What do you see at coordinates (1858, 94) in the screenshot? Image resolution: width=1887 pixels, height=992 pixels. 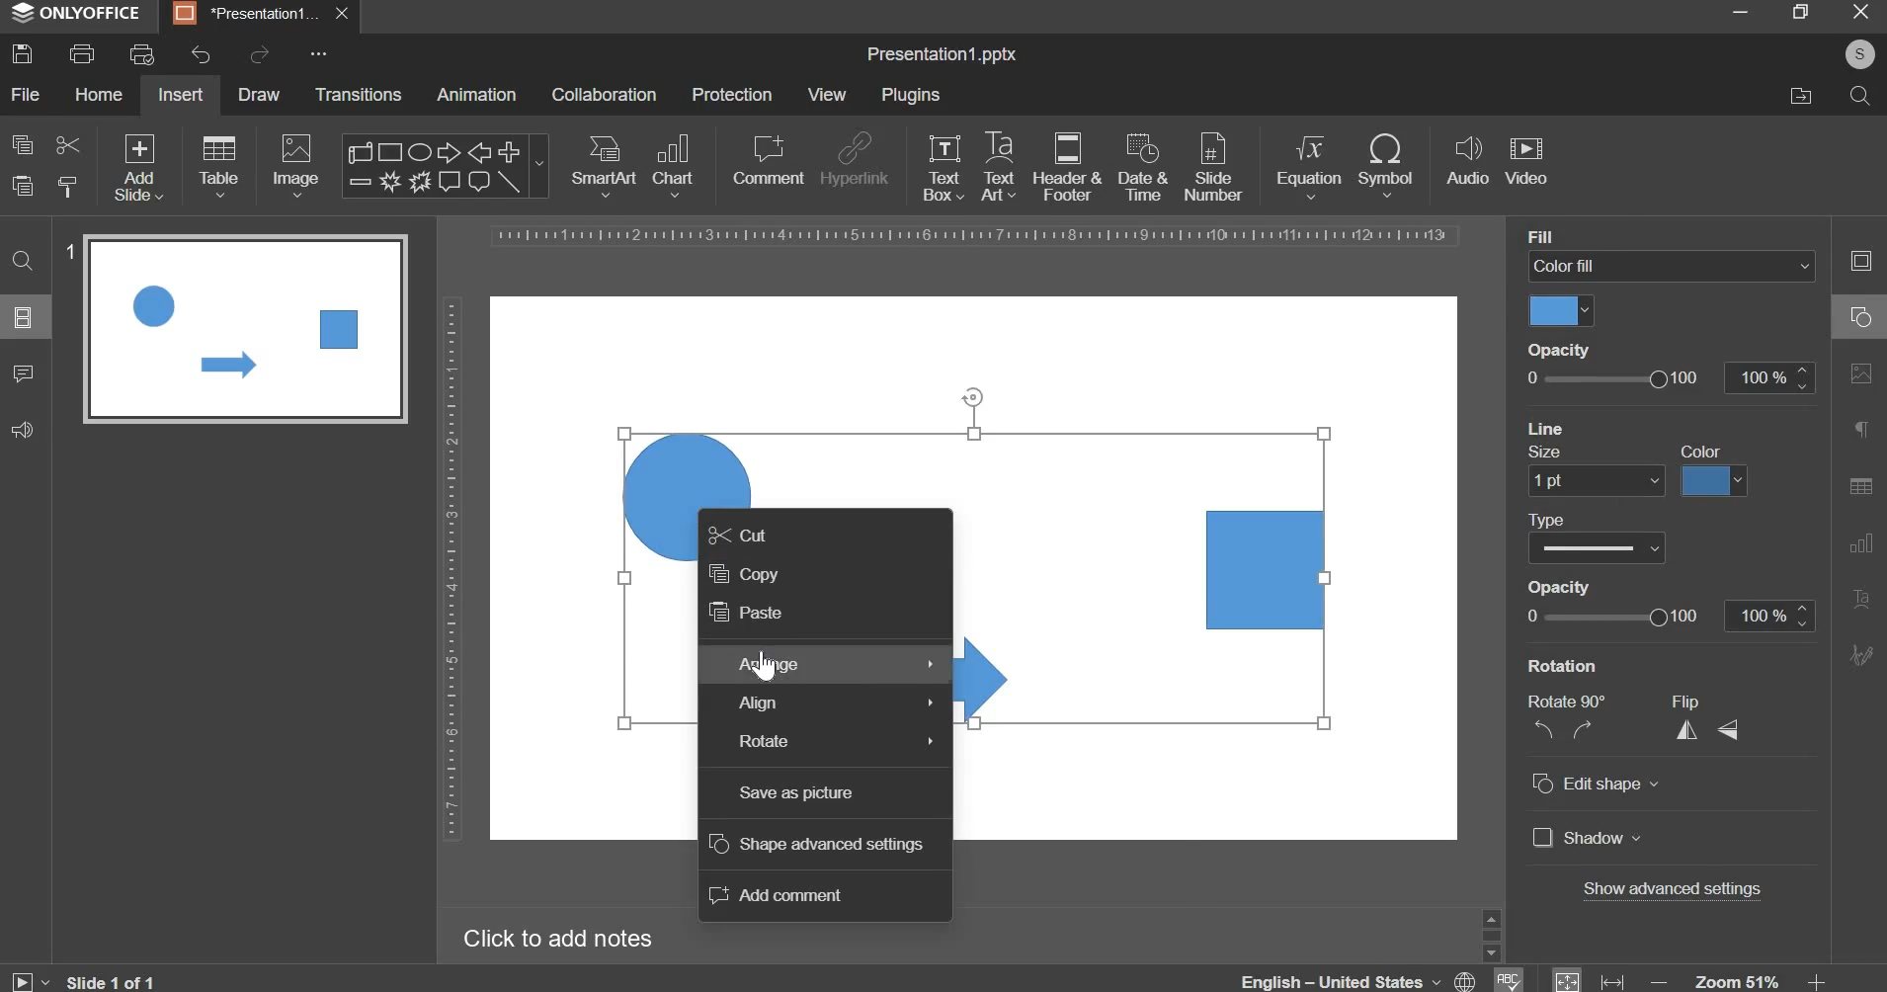 I see `search` at bounding box center [1858, 94].